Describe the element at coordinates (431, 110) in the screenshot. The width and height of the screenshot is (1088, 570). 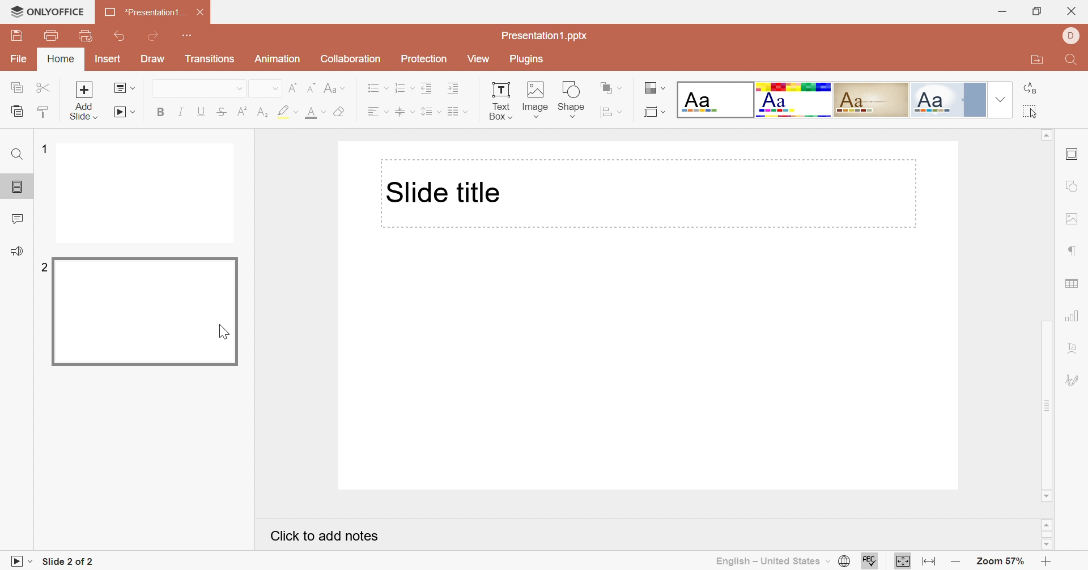
I see `Line spacing` at that location.